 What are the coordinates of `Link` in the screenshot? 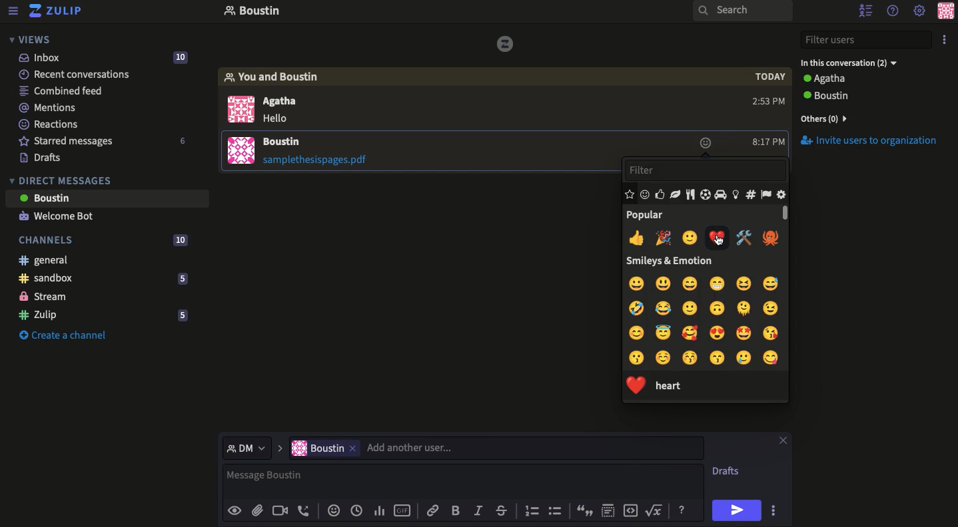 It's located at (432, 510).